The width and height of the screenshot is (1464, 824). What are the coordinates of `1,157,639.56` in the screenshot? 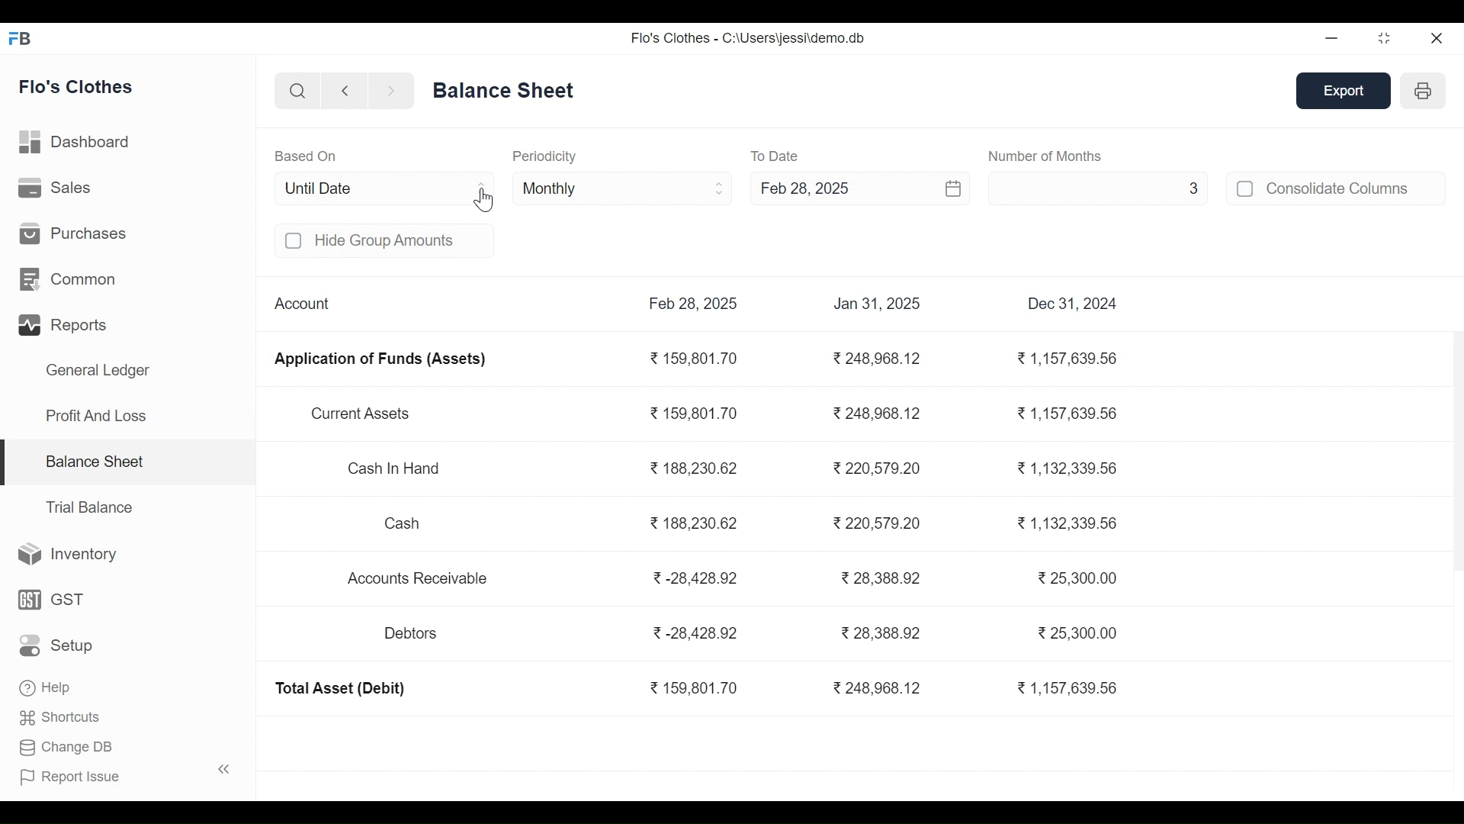 It's located at (1070, 359).